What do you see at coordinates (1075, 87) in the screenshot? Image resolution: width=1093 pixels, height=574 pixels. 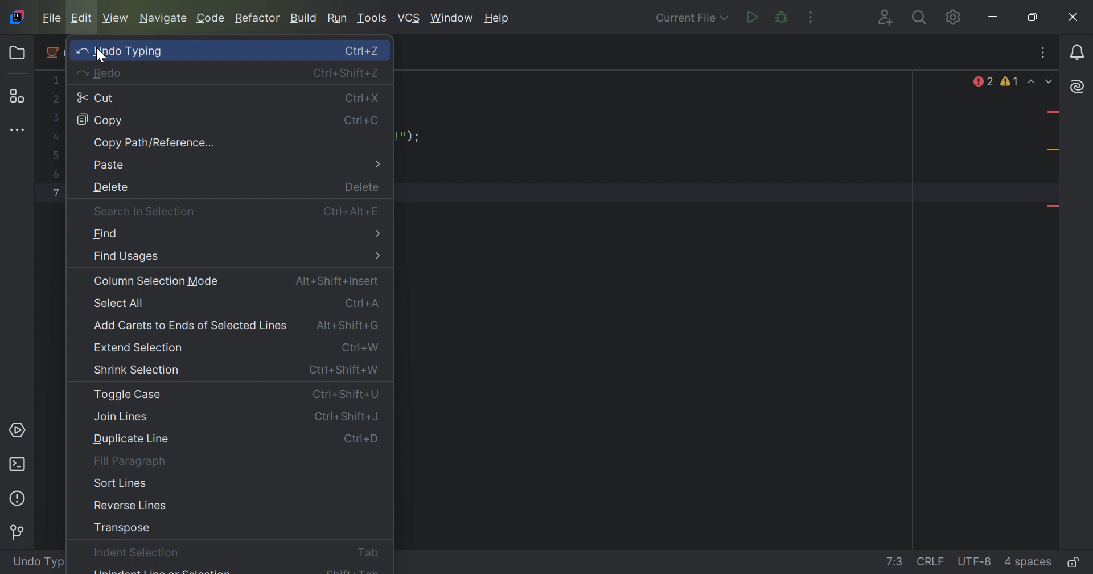 I see `AI Assistant` at bounding box center [1075, 87].